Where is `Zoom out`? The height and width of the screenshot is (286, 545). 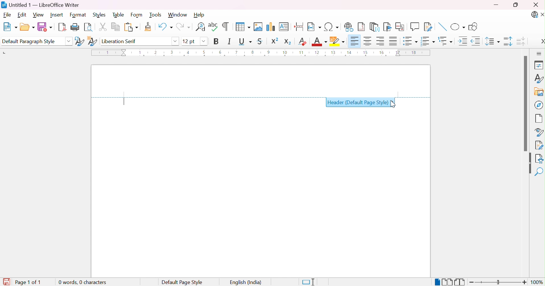
Zoom out is located at coordinates (472, 283).